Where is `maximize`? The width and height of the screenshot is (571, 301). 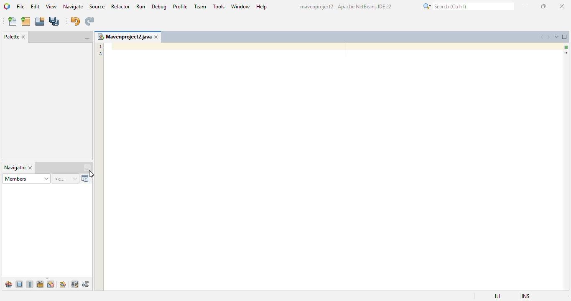 maximize is located at coordinates (543, 6).